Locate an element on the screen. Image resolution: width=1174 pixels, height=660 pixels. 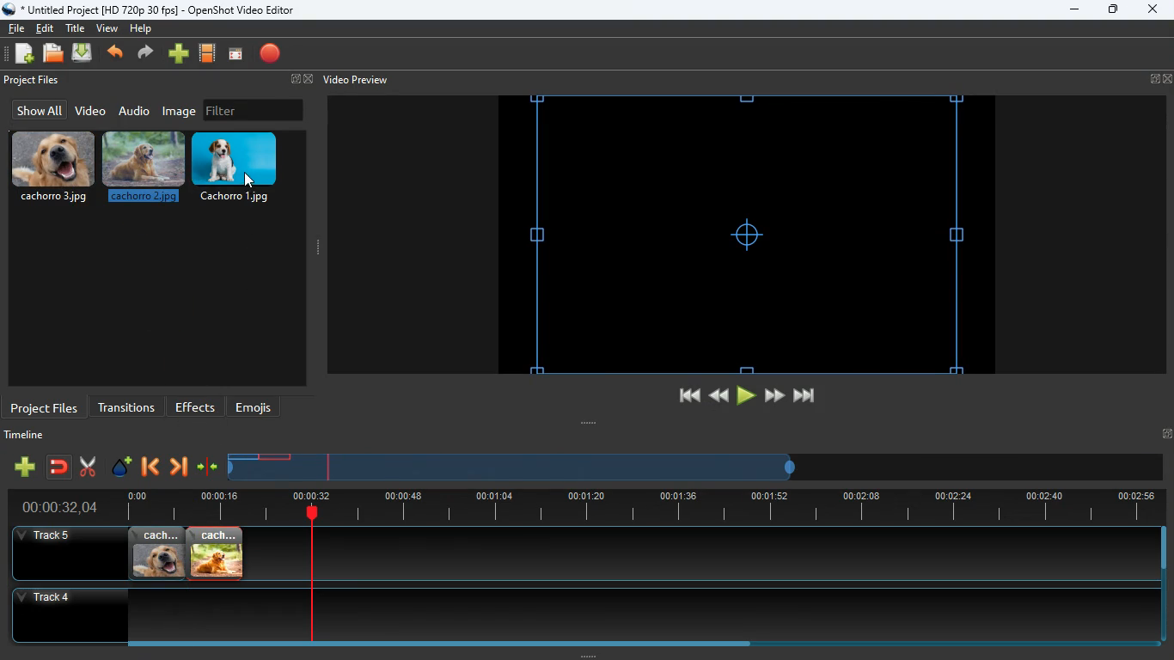
cachorro.2.jpg is located at coordinates (145, 171).